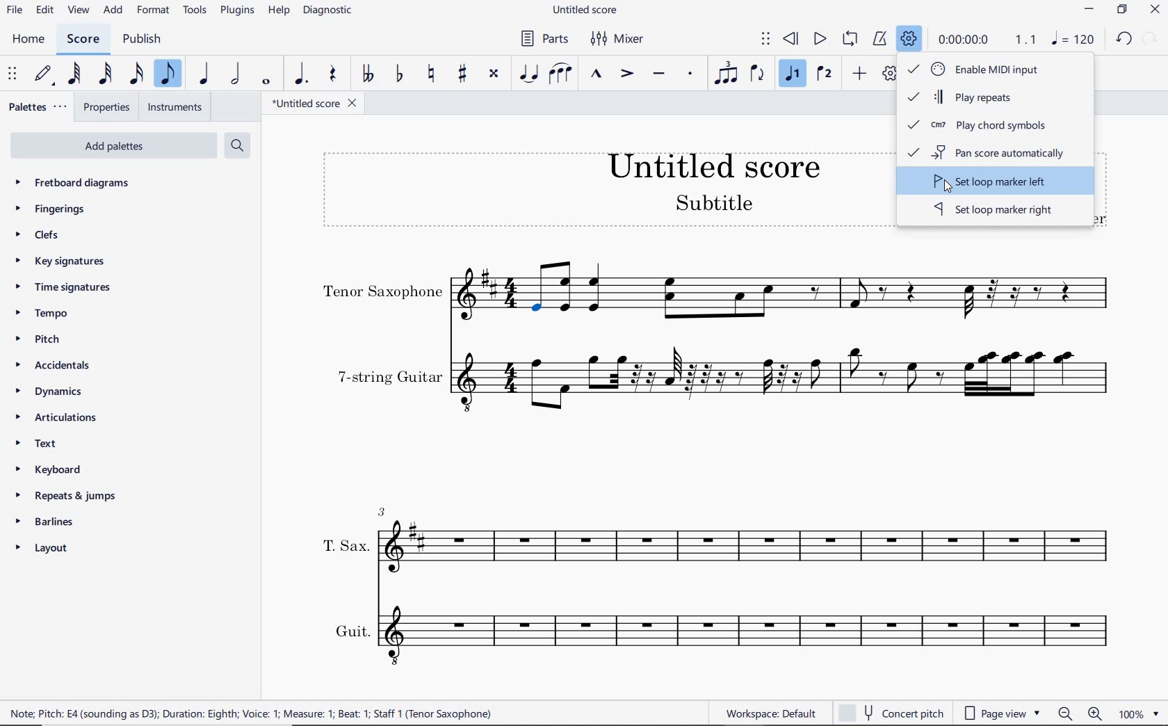 Image resolution: width=1168 pixels, height=726 pixels. What do you see at coordinates (50, 367) in the screenshot?
I see `ACCIDENTALS` at bounding box center [50, 367].